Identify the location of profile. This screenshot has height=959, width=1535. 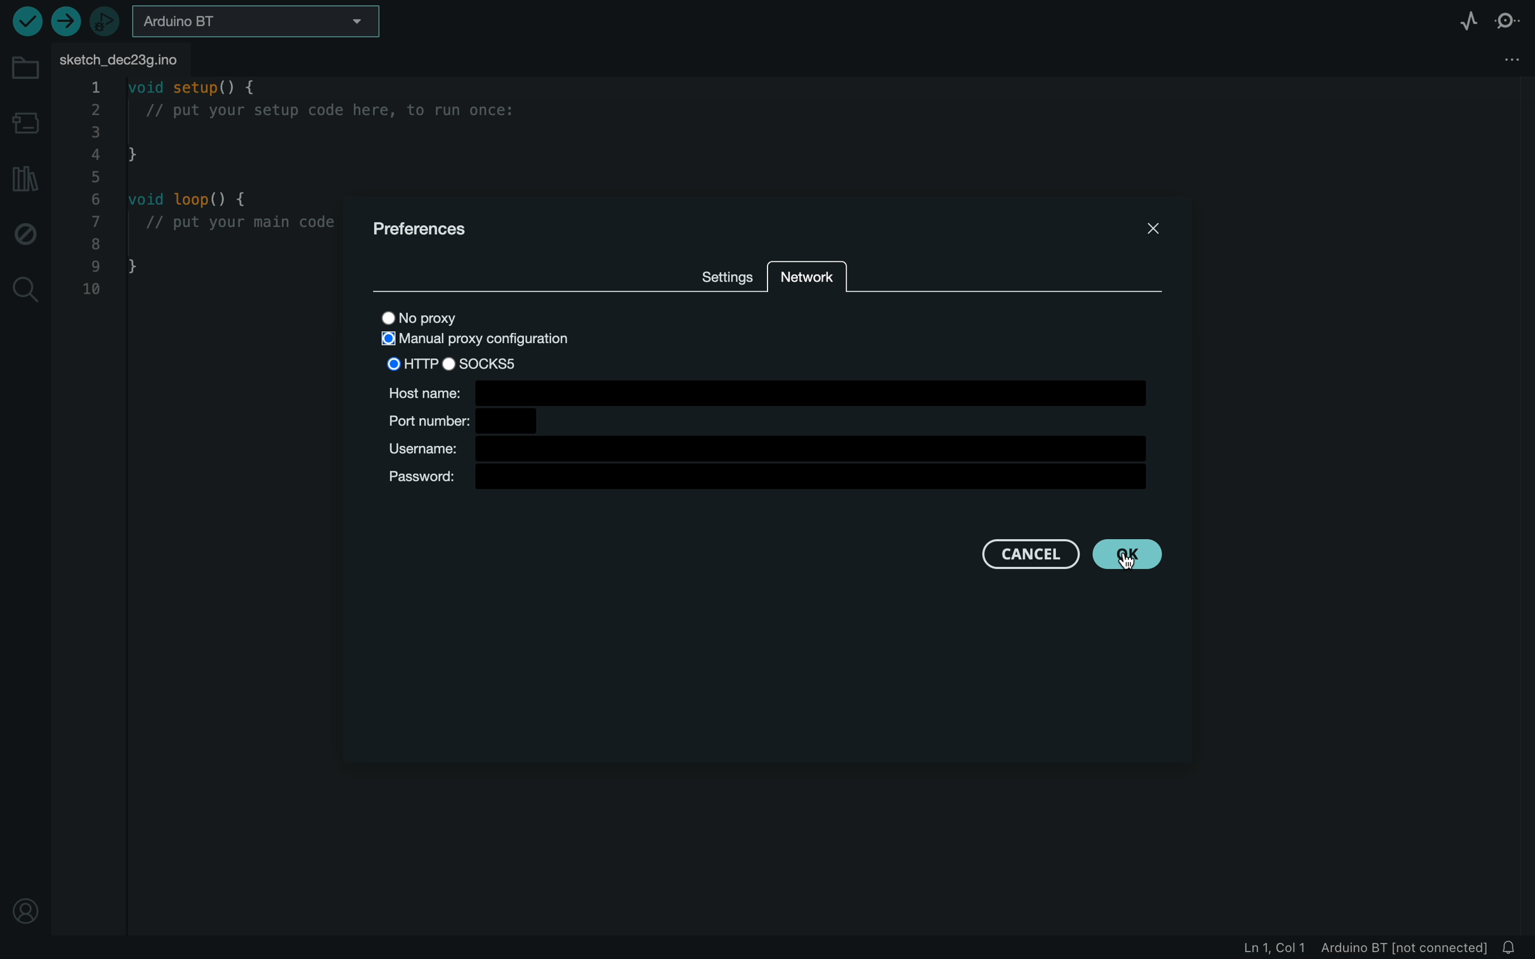
(28, 906).